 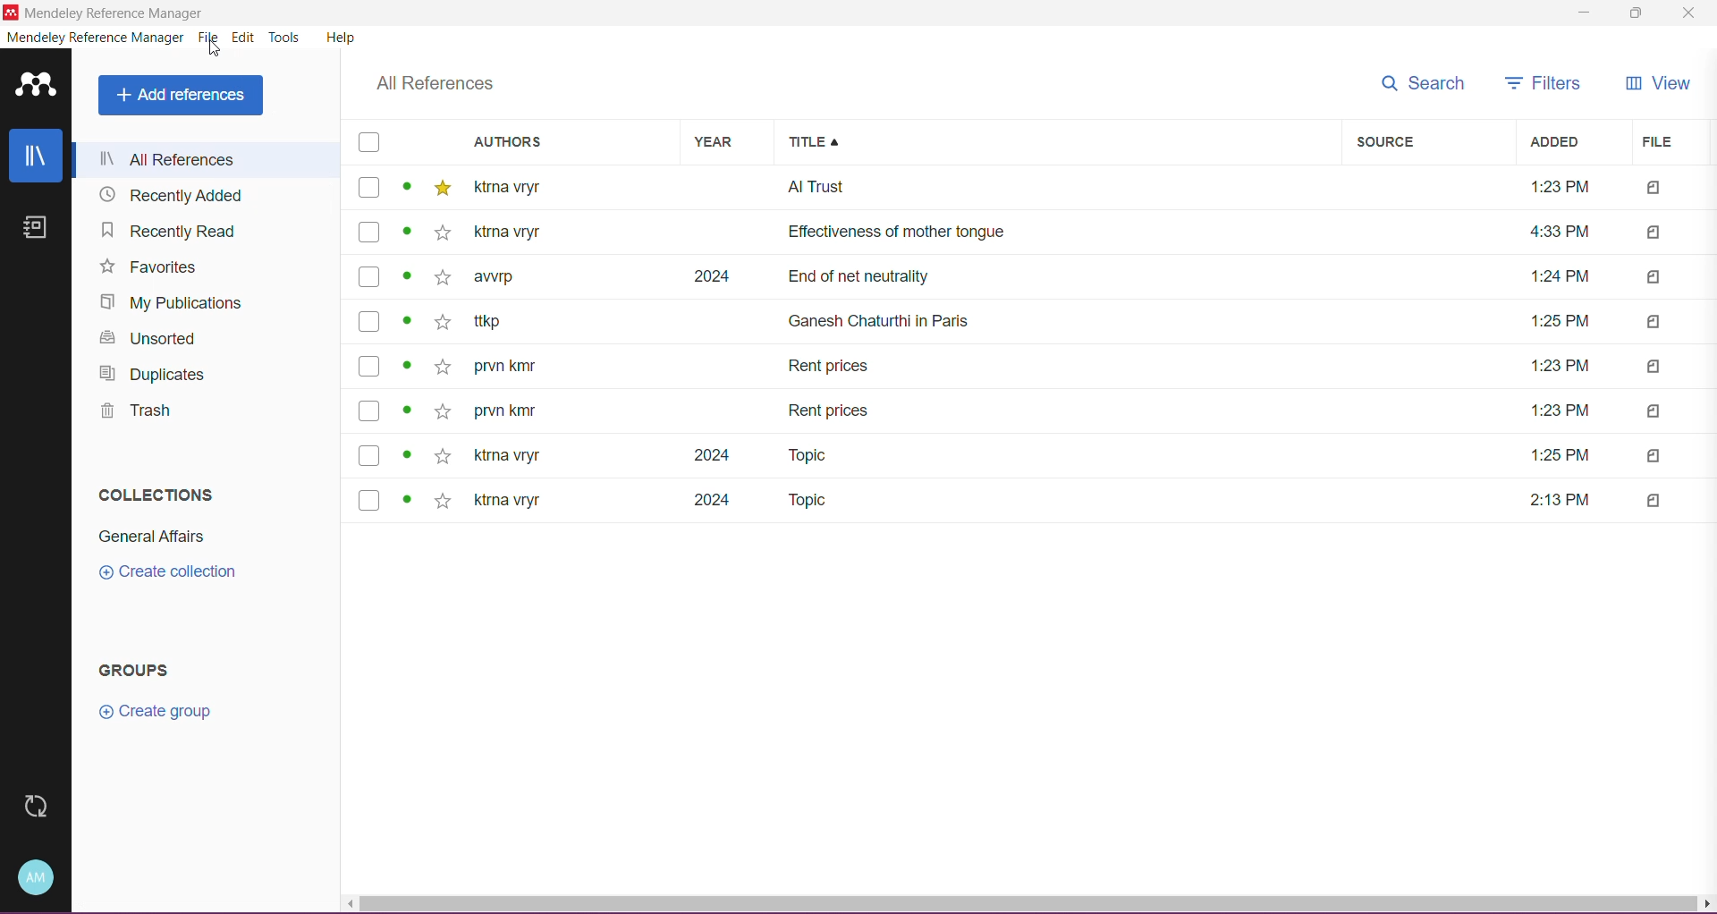 I want to click on Trash, so click(x=136, y=414).